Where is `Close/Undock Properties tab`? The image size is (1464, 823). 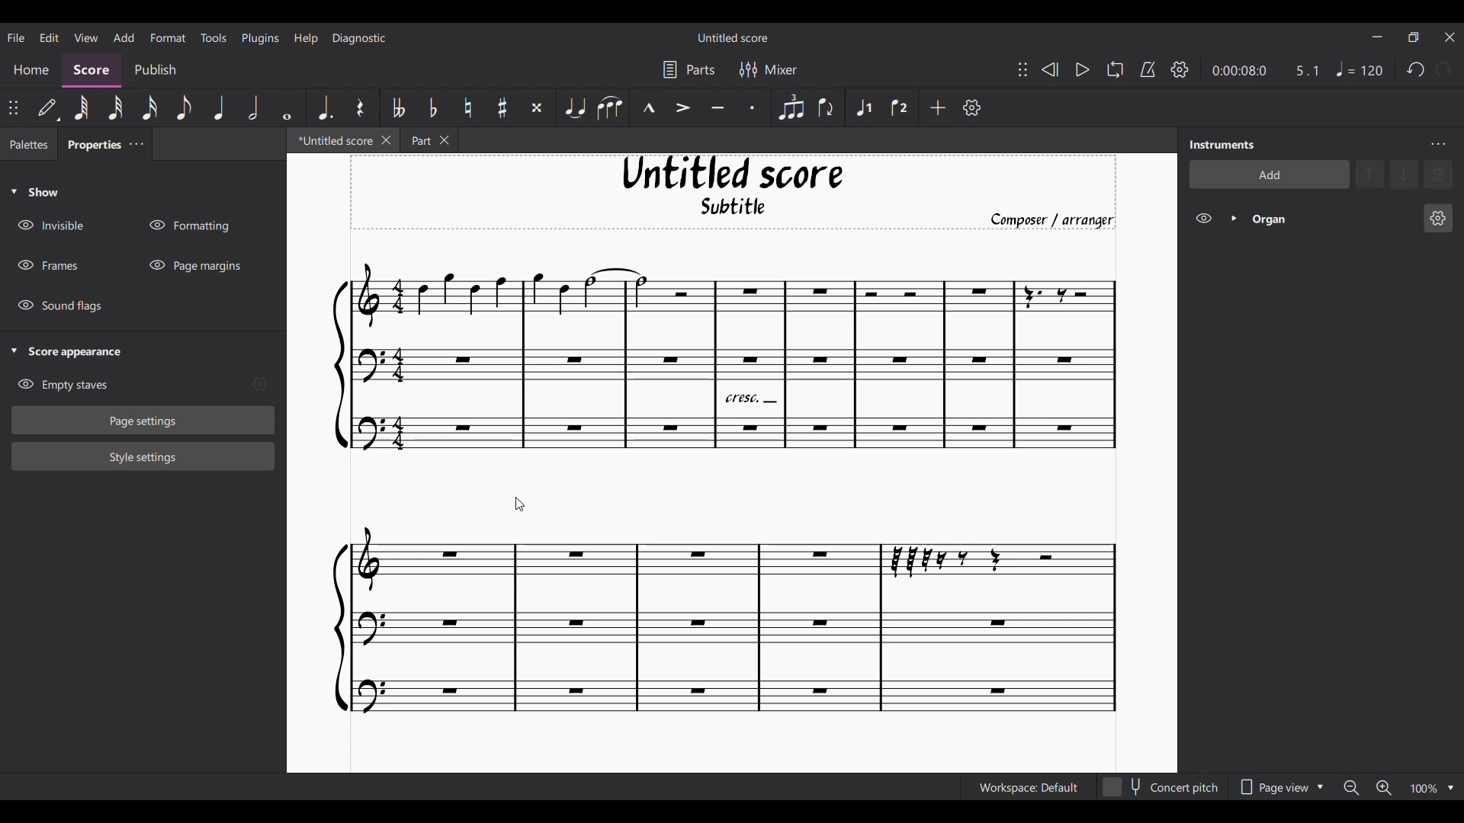 Close/Undock Properties tab is located at coordinates (136, 144).